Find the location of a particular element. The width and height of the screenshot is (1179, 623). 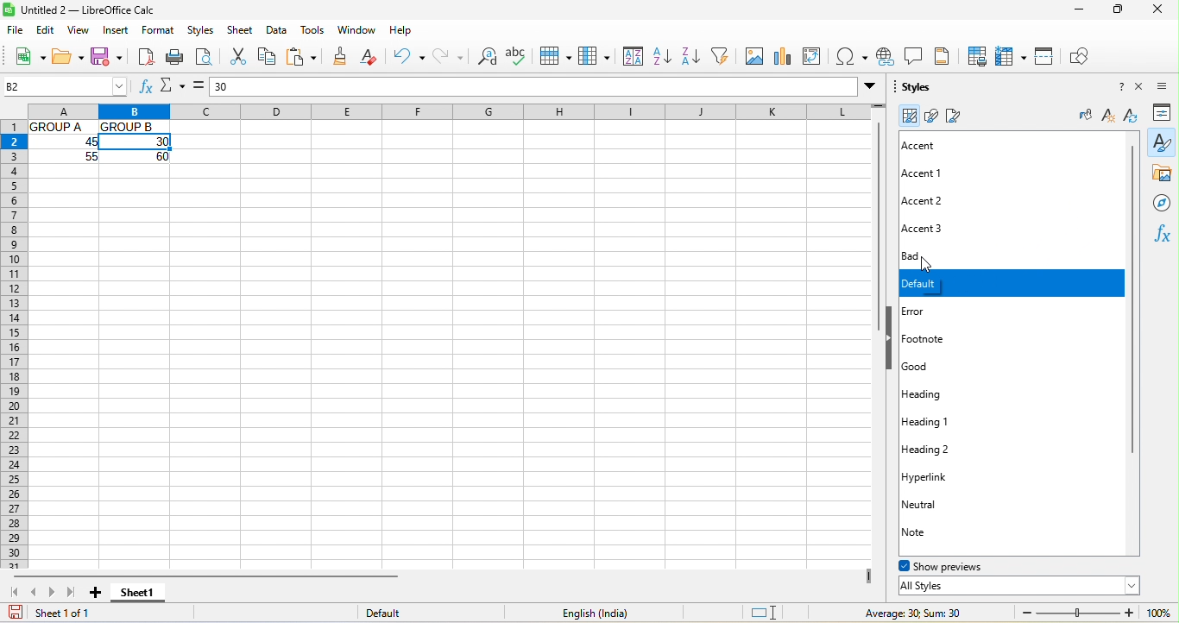

format is located at coordinates (160, 31).